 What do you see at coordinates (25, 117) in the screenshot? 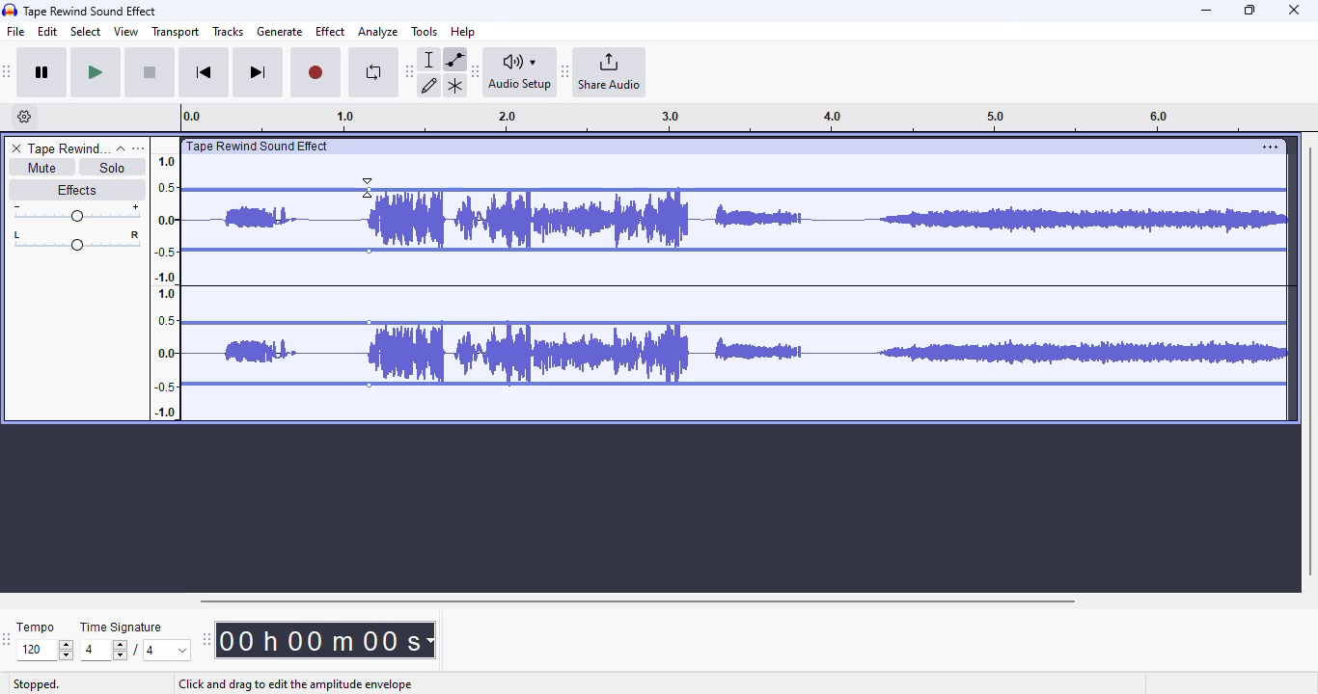
I see `timeline options` at bounding box center [25, 117].